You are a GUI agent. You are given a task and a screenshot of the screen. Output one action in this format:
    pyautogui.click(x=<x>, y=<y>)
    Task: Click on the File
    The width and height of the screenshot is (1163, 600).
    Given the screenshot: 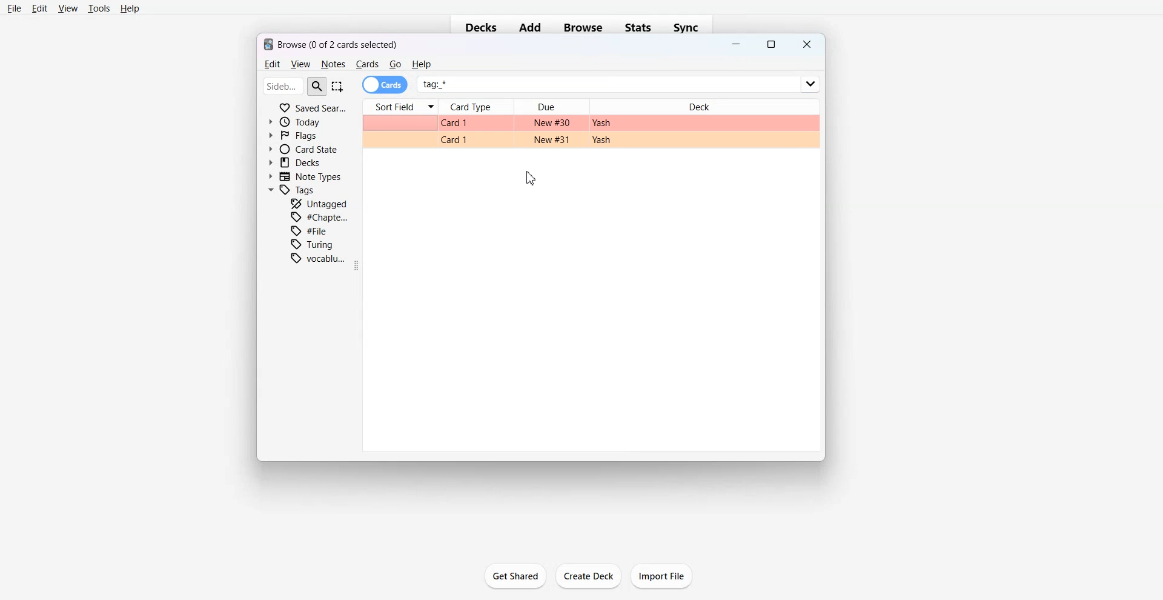 What is the action you would take?
    pyautogui.click(x=312, y=230)
    